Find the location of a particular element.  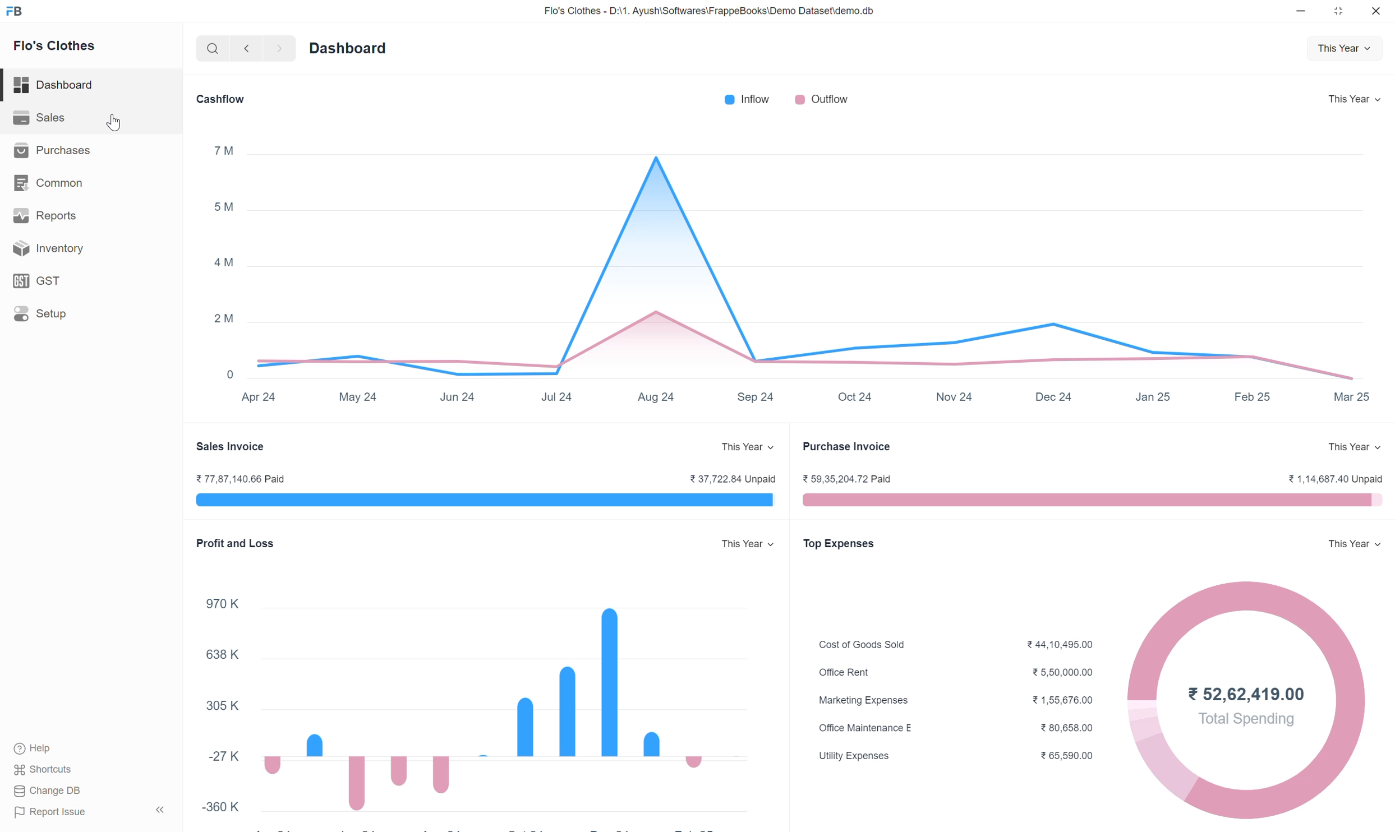

¥77,87,140.66 Paid is located at coordinates (245, 478).